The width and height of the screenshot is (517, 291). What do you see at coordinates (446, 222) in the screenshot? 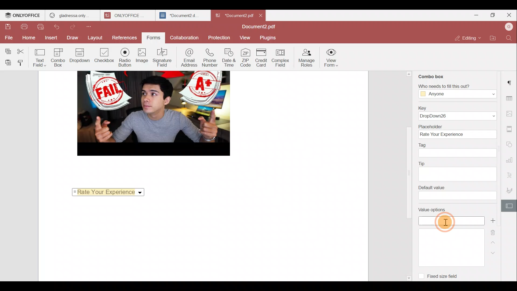
I see `Cursor` at bounding box center [446, 222].